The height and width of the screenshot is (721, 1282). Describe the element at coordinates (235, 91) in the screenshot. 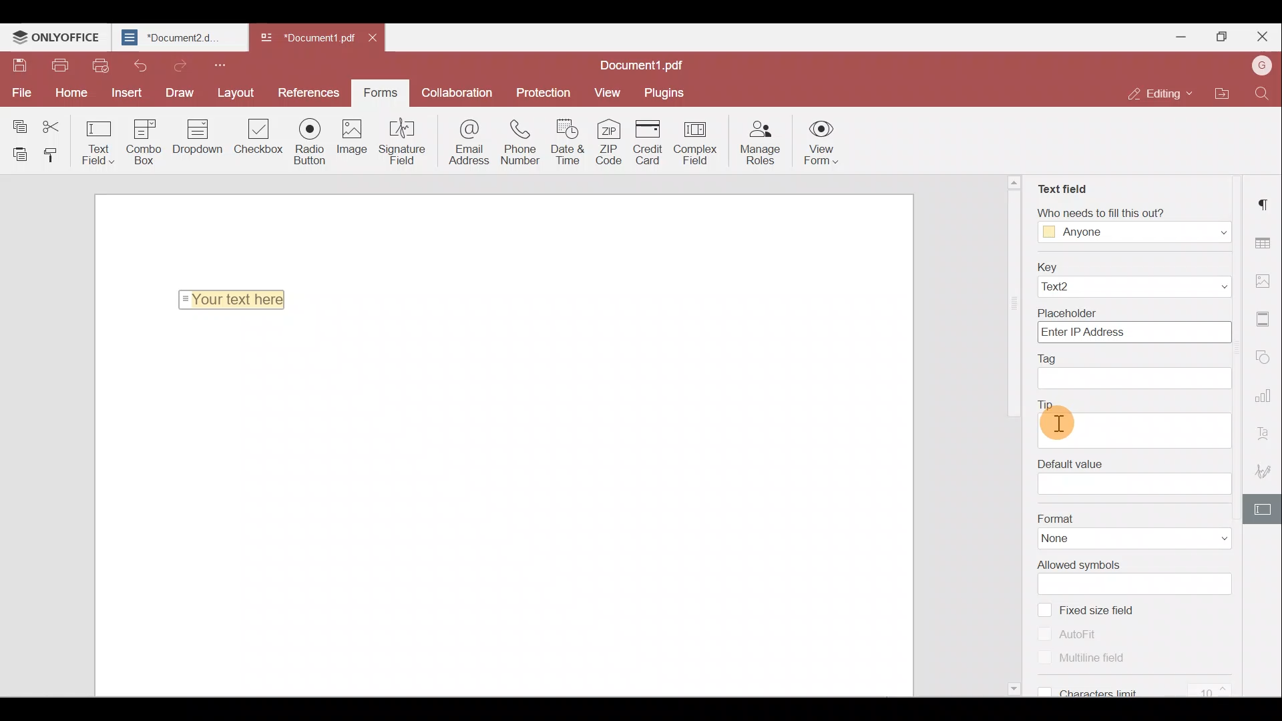

I see `Layout` at that location.